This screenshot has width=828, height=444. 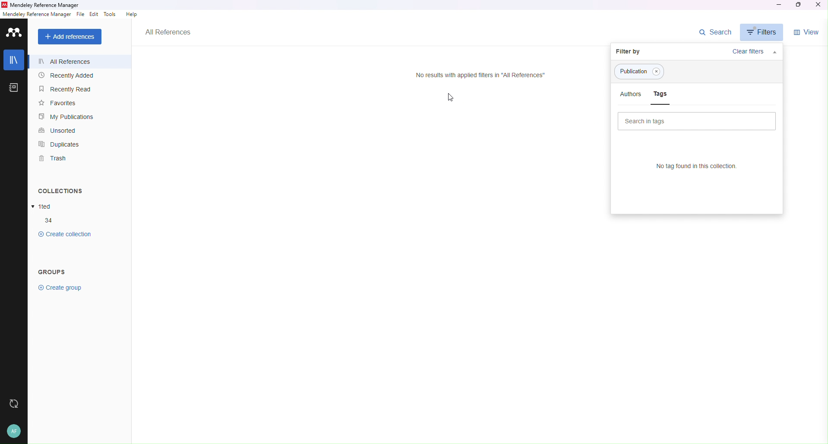 I want to click on Help, so click(x=130, y=15).